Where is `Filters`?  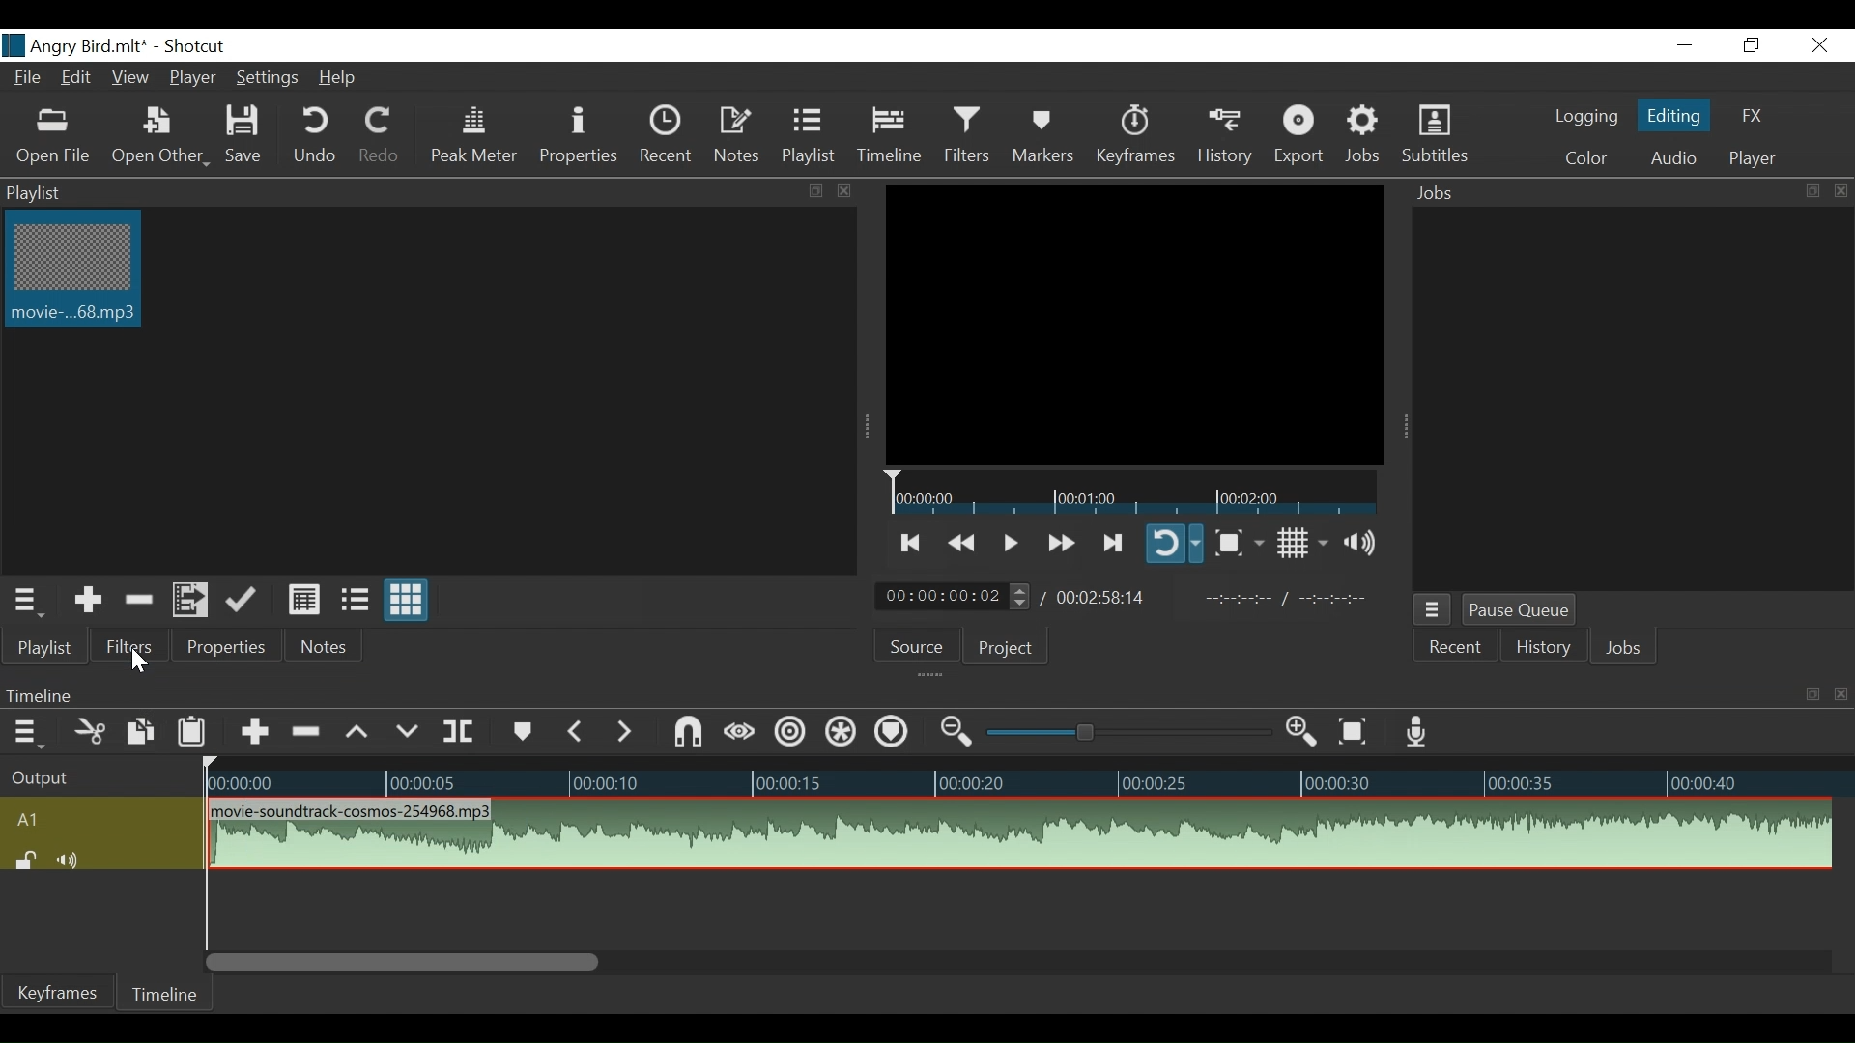
Filters is located at coordinates (137, 662).